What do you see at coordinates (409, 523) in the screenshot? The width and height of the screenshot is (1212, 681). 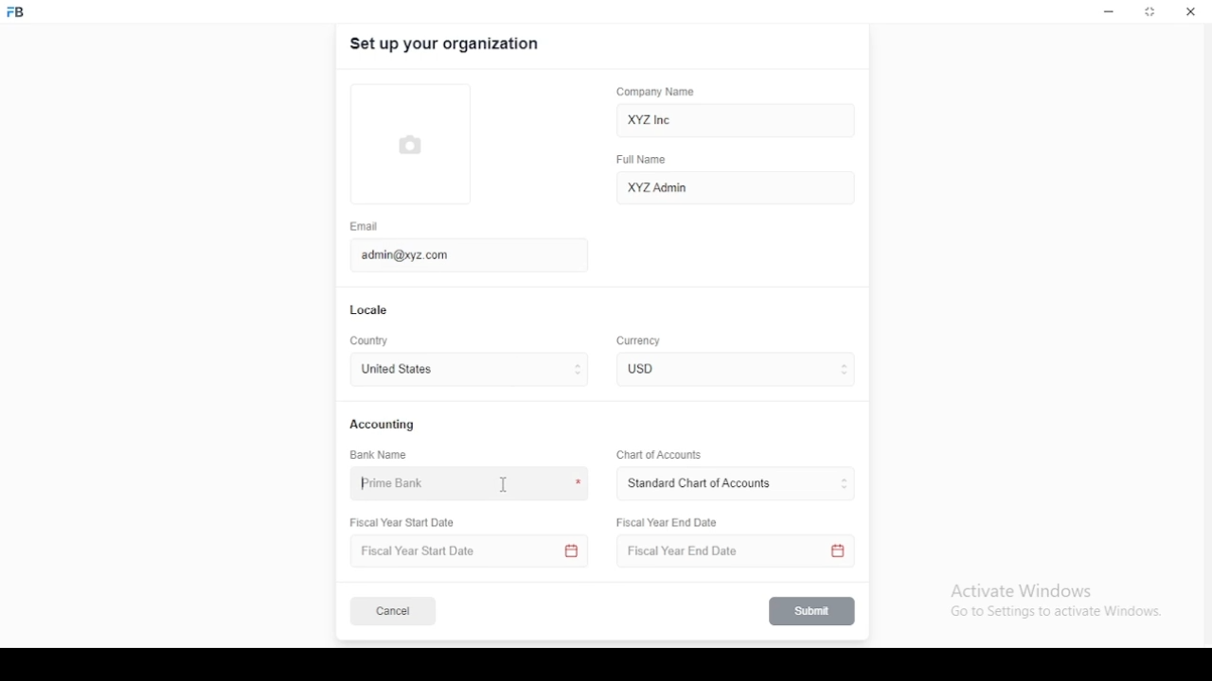 I see `Fiscal Year Start Date` at bounding box center [409, 523].